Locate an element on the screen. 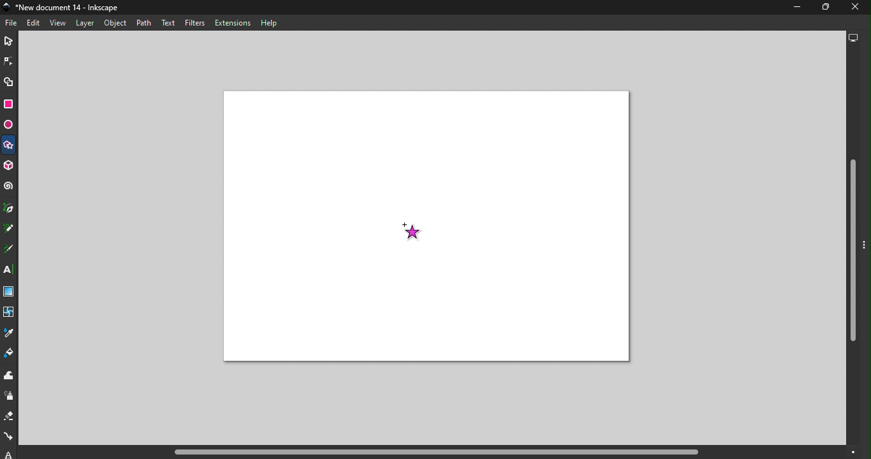  Path is located at coordinates (145, 22).